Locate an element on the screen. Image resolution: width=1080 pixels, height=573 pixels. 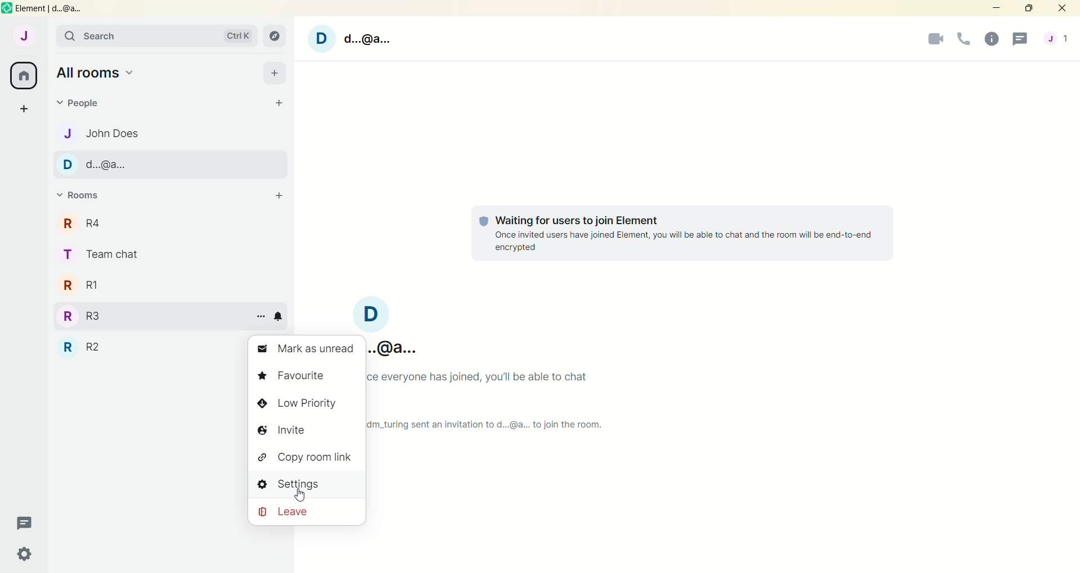
notification toggle is located at coordinates (280, 316).